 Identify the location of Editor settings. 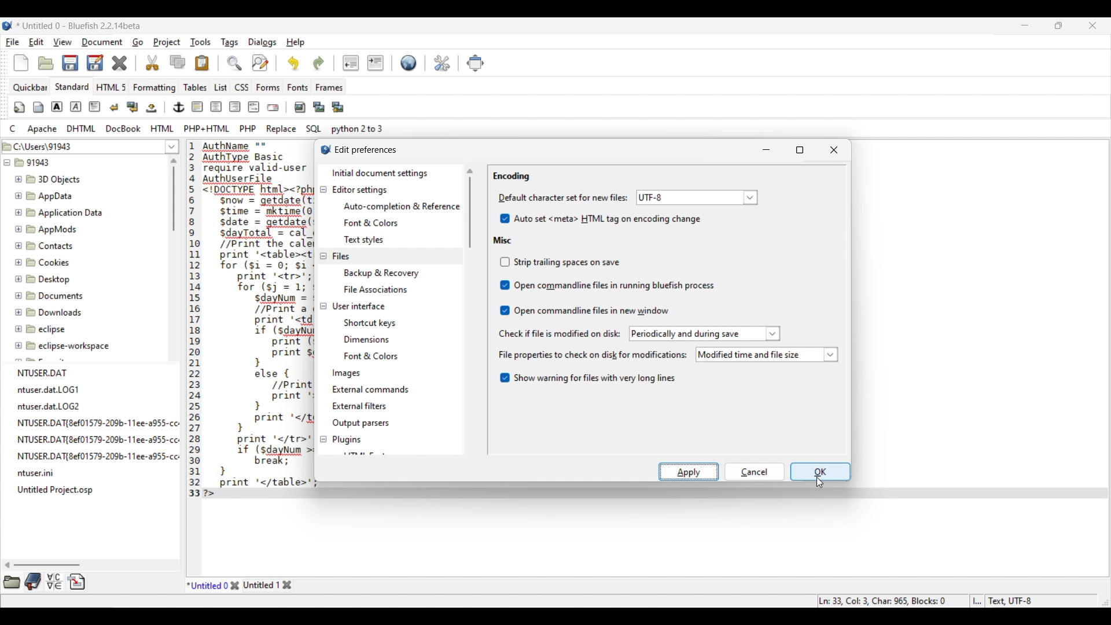
(361, 190).